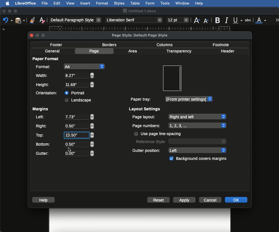 This screenshot has width=279, height=232. Describe the element at coordinates (64, 117) in the screenshot. I see `Left` at that location.